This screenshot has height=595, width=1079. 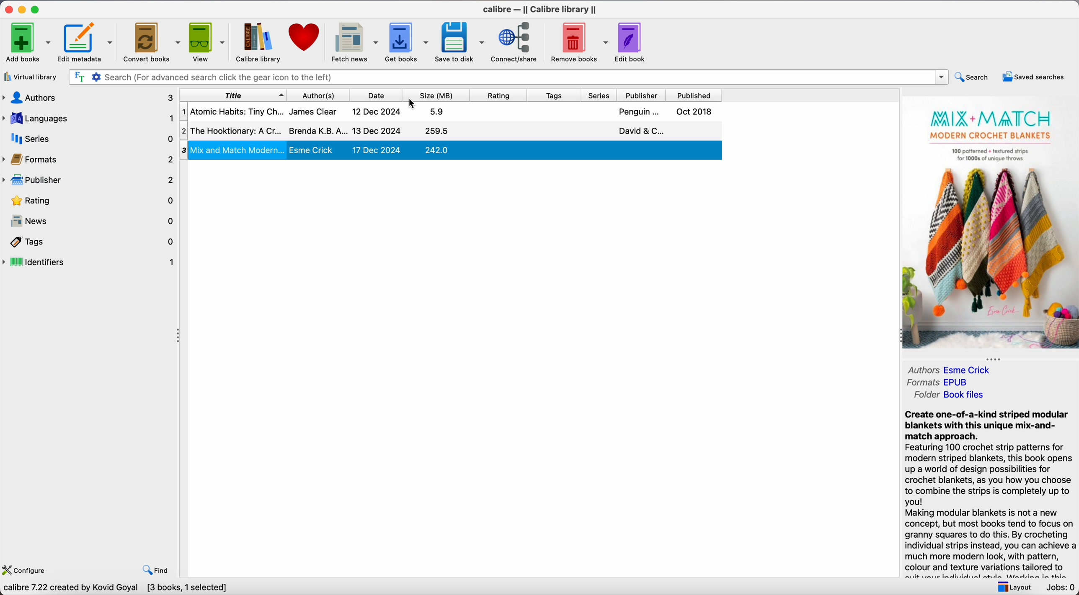 I want to click on save to disk, so click(x=460, y=42).